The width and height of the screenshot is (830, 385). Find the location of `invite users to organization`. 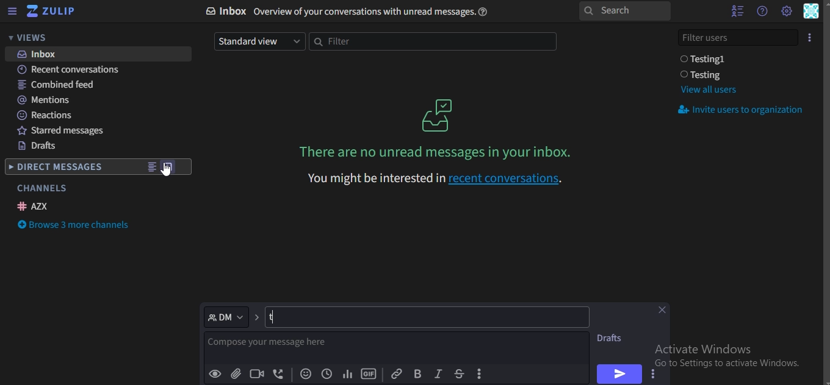

invite users to organization is located at coordinates (743, 111).